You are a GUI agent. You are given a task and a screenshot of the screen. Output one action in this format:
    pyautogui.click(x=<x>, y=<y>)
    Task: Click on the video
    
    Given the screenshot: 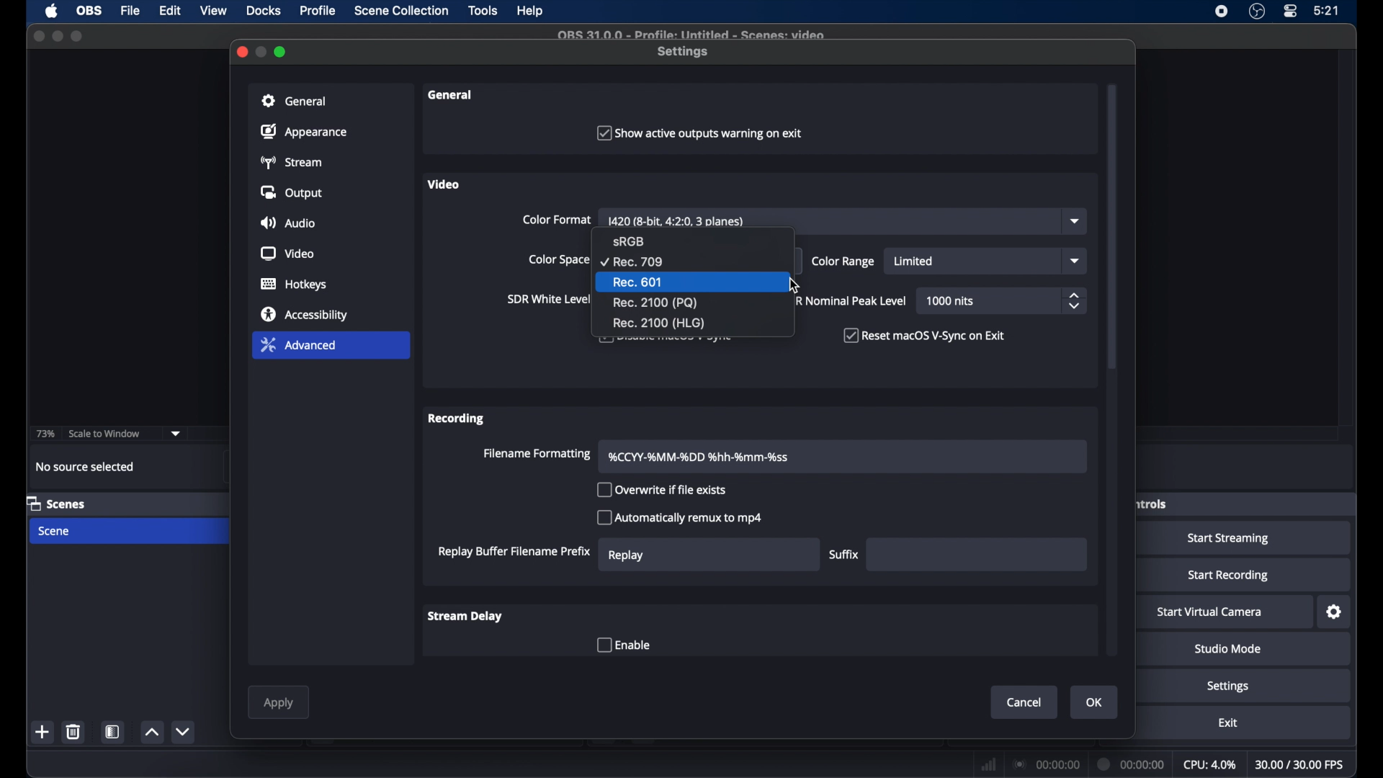 What is the action you would take?
    pyautogui.click(x=287, y=254)
    